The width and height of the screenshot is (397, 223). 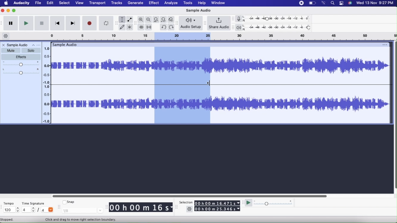 What do you see at coordinates (116, 22) in the screenshot?
I see `move toolbar` at bounding box center [116, 22].